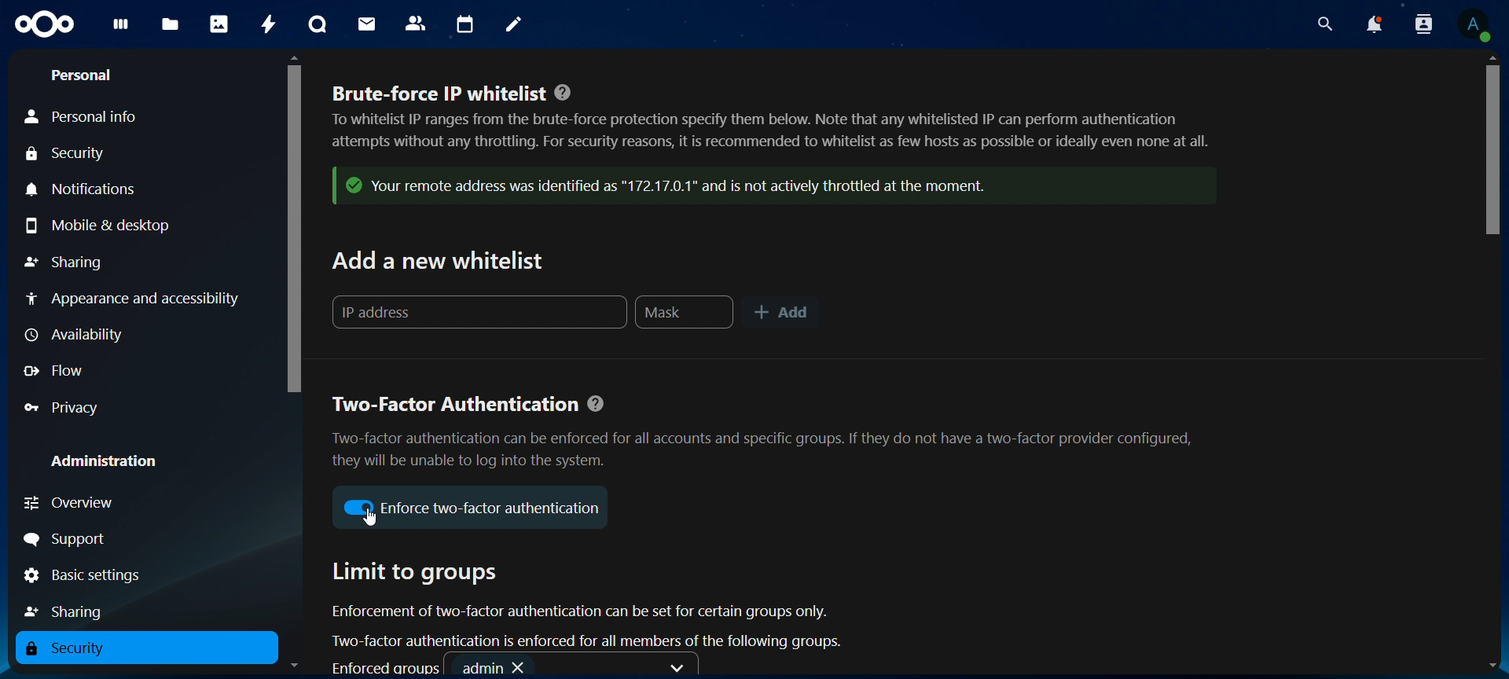 This screenshot has width=1509, height=679. What do you see at coordinates (65, 262) in the screenshot?
I see `sharing` at bounding box center [65, 262].